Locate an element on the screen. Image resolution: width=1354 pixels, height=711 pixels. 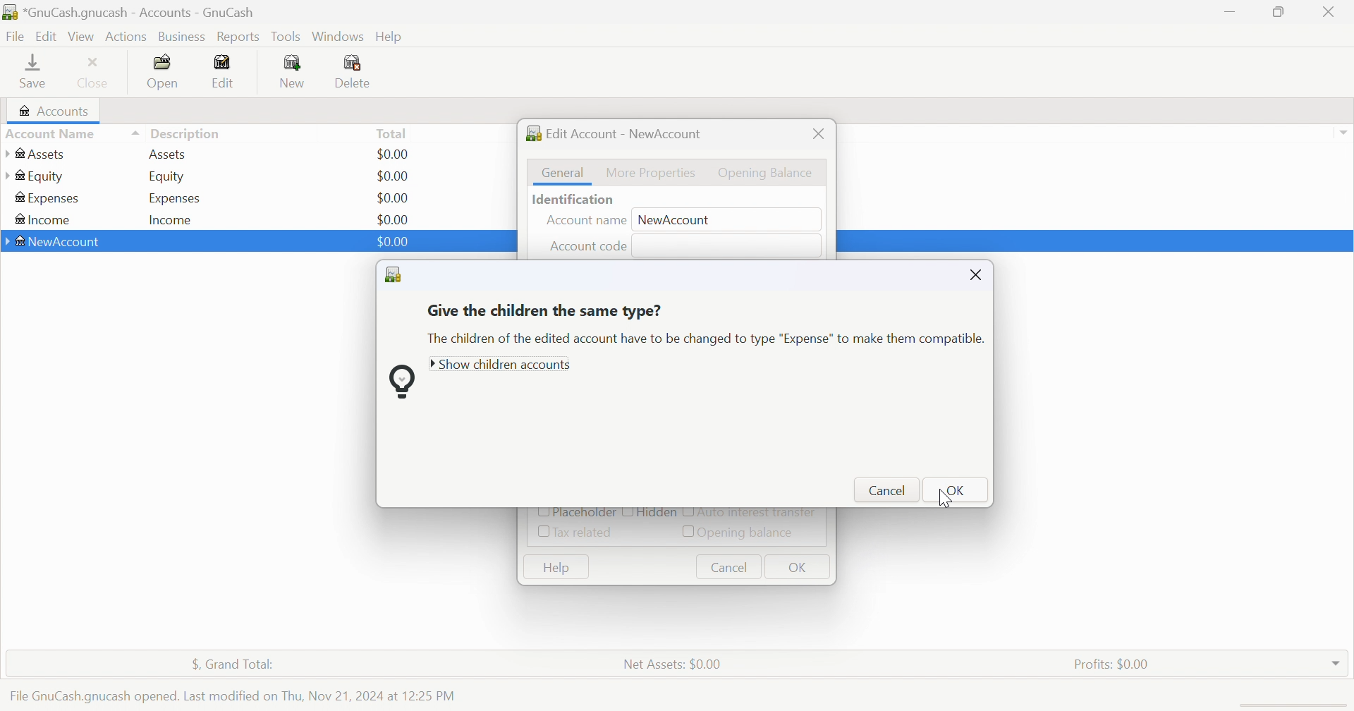
Close is located at coordinates (94, 71).